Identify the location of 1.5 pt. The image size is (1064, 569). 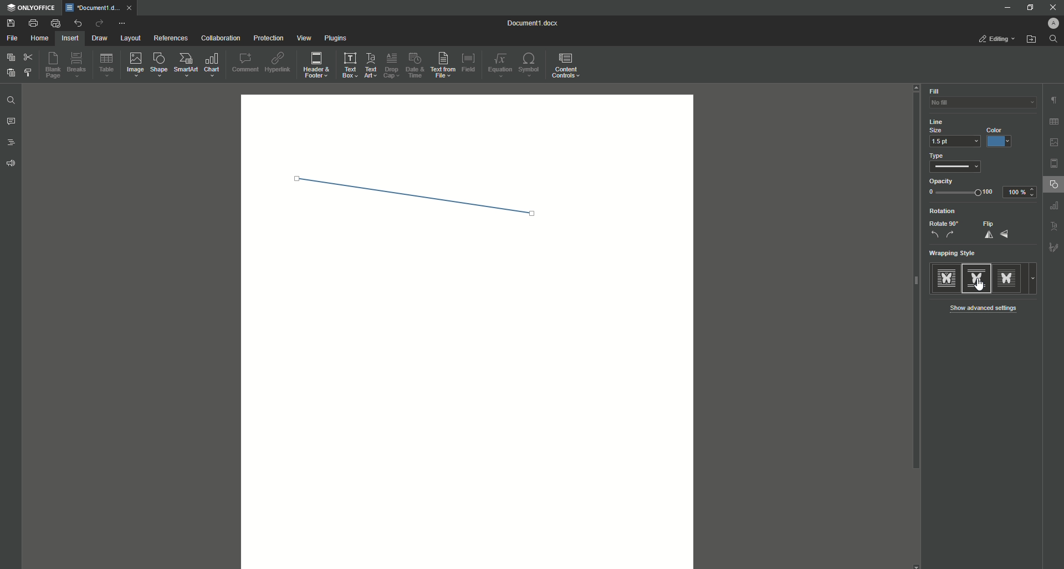
(955, 142).